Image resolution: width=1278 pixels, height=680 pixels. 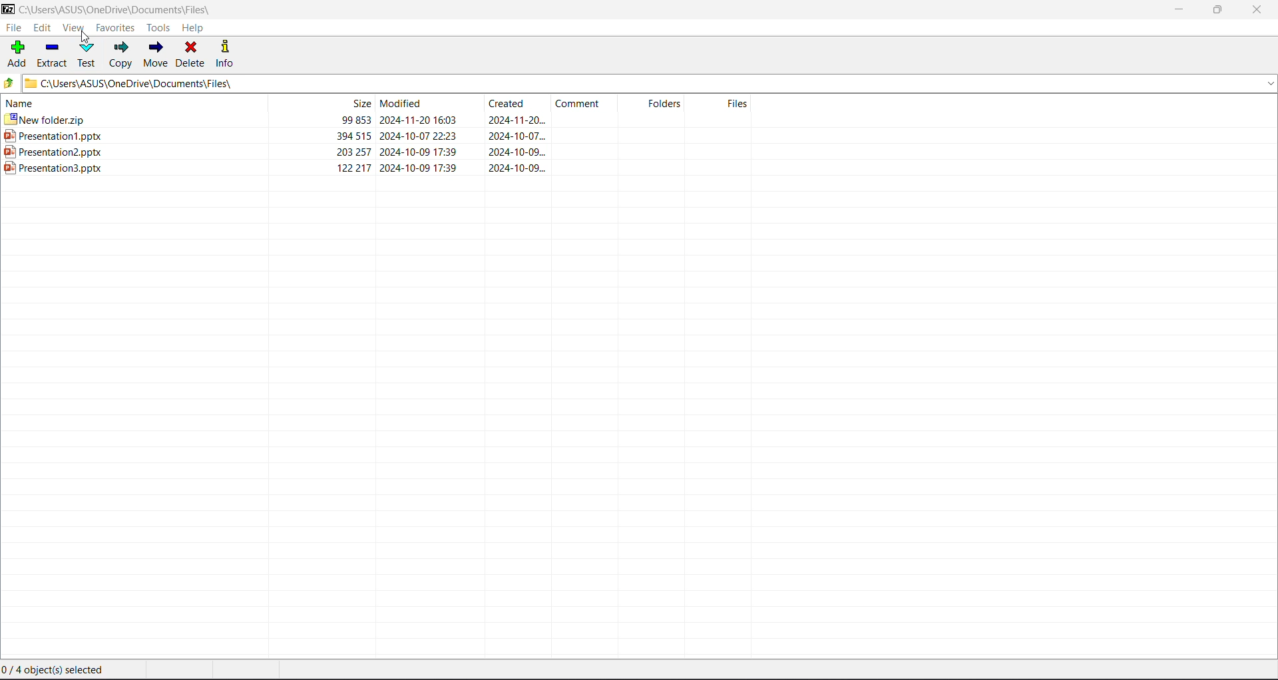 What do you see at coordinates (194, 27) in the screenshot?
I see `Help` at bounding box center [194, 27].